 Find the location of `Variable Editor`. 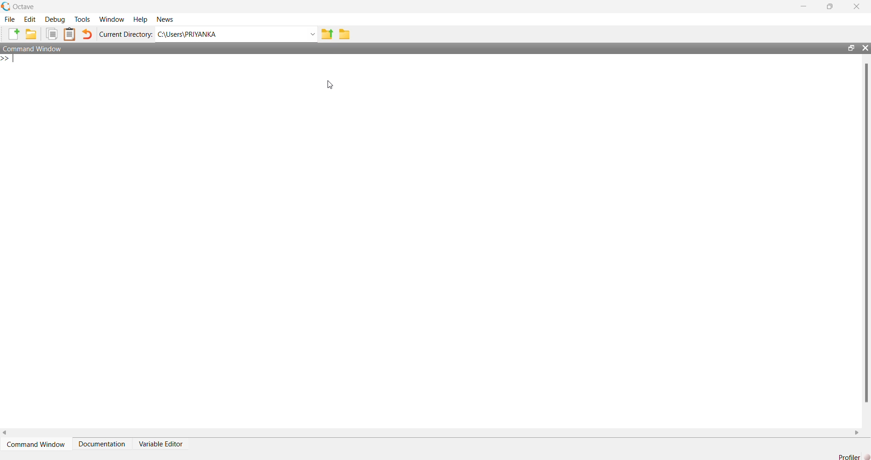

Variable Editor is located at coordinates (160, 444).